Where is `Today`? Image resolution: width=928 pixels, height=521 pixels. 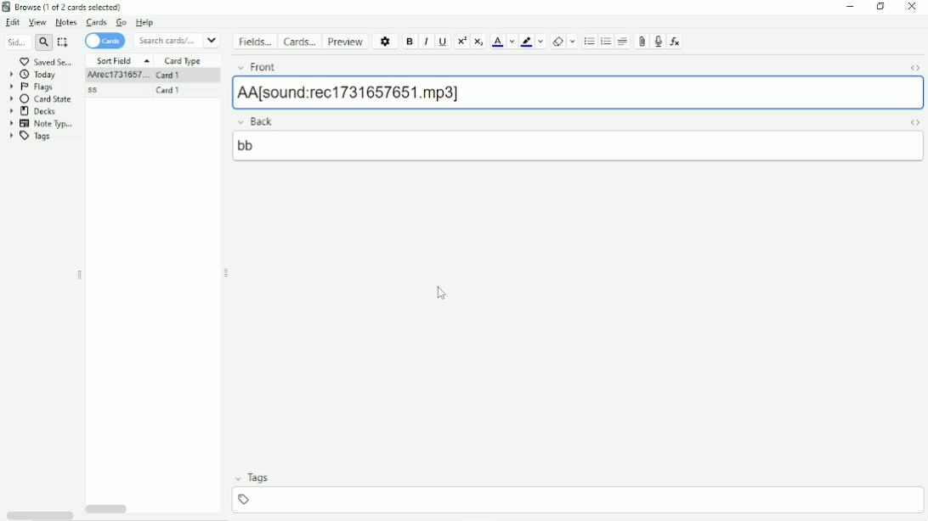 Today is located at coordinates (35, 76).